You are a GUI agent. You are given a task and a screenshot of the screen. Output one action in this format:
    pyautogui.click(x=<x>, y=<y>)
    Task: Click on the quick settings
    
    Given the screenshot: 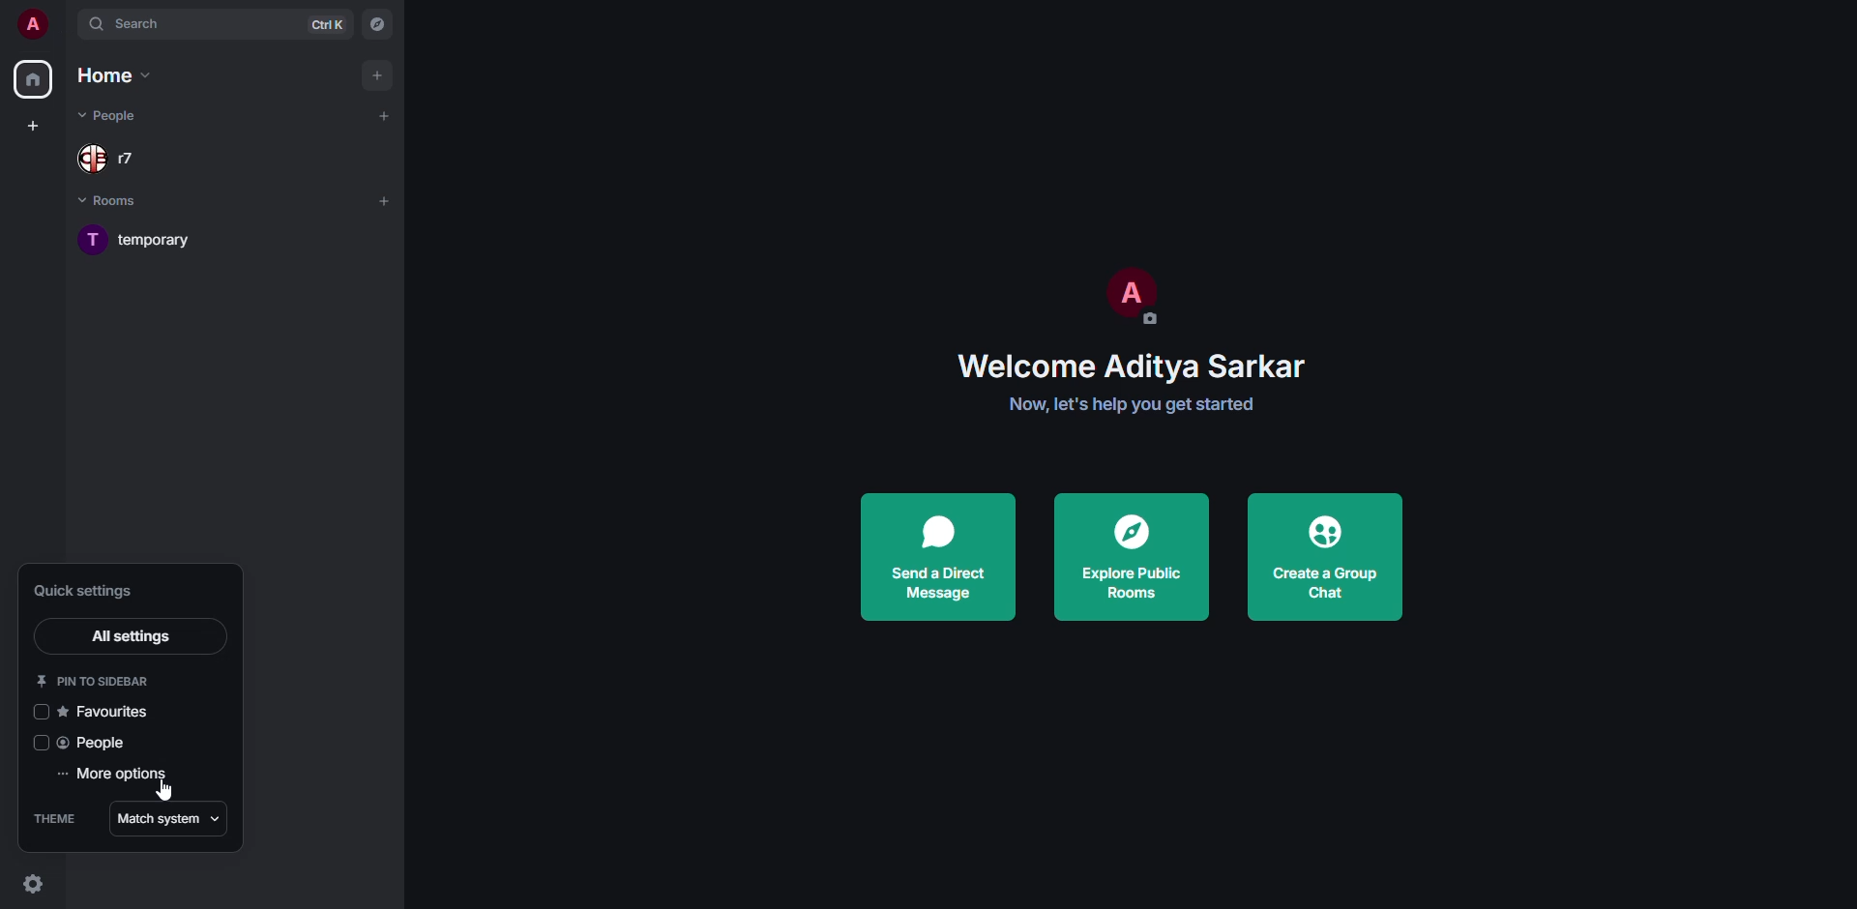 What is the action you would take?
    pyautogui.click(x=88, y=590)
    